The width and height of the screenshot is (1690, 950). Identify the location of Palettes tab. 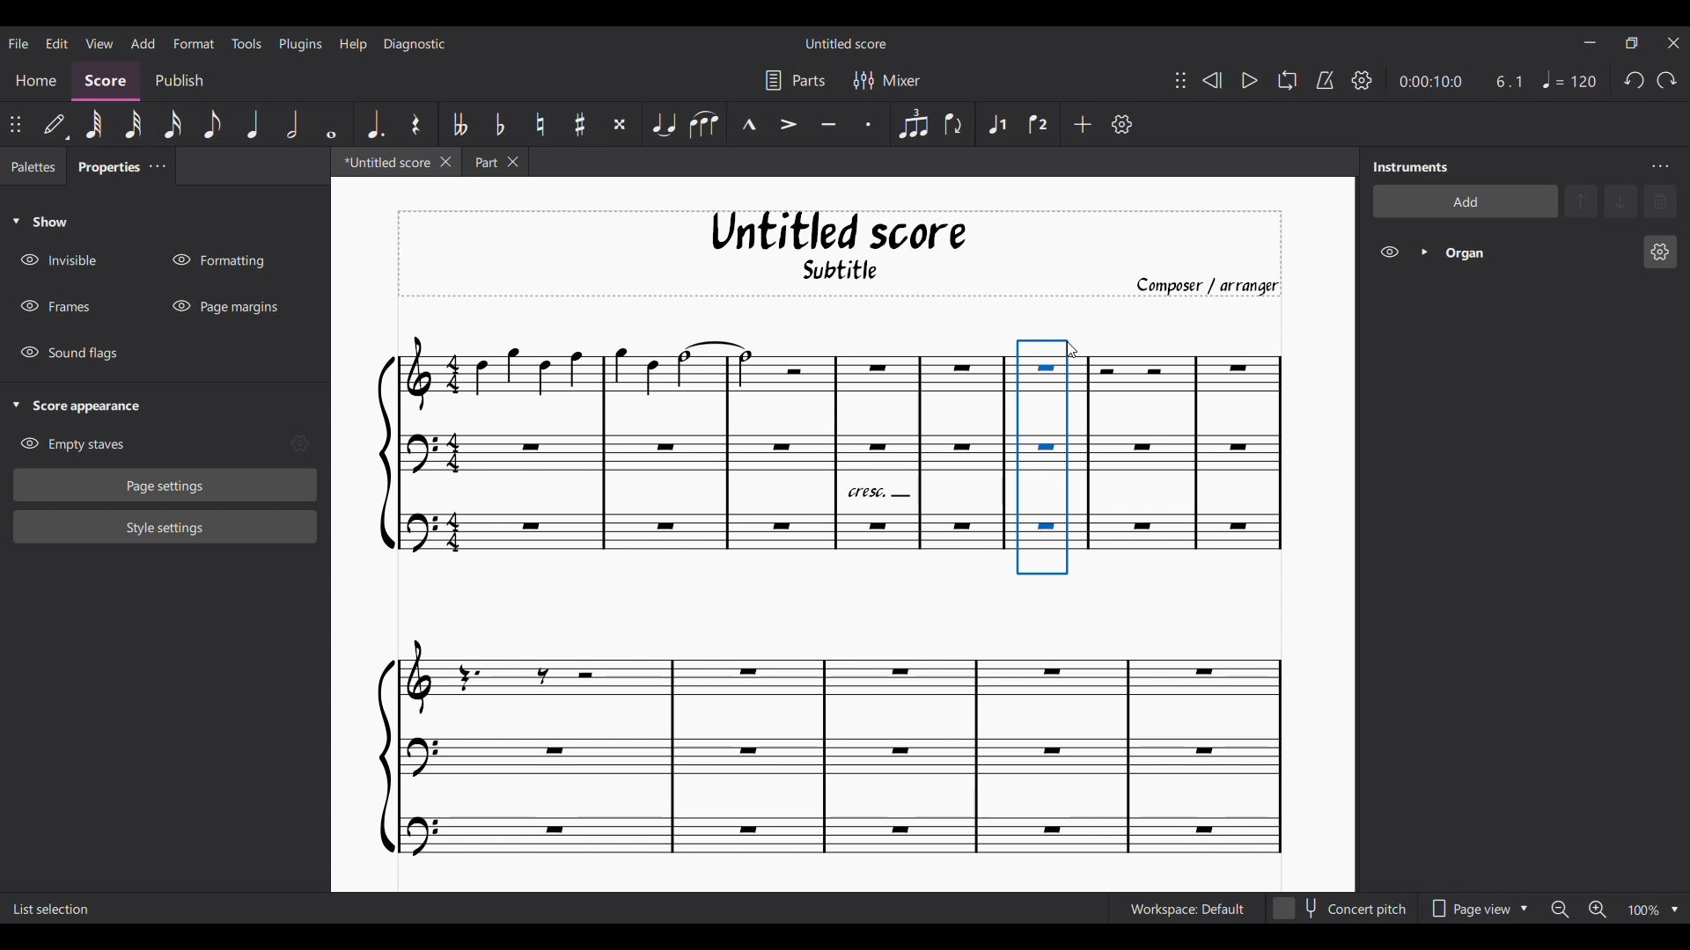
(33, 165).